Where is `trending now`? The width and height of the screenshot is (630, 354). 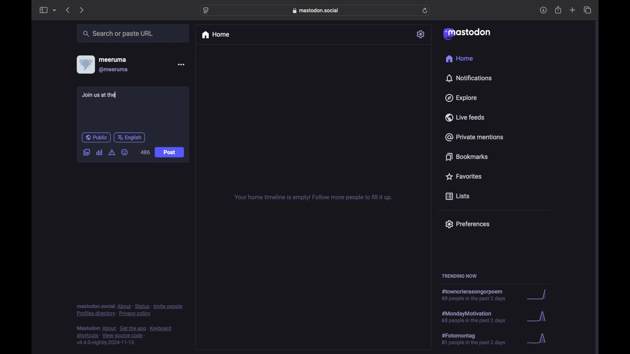 trending now is located at coordinates (459, 276).